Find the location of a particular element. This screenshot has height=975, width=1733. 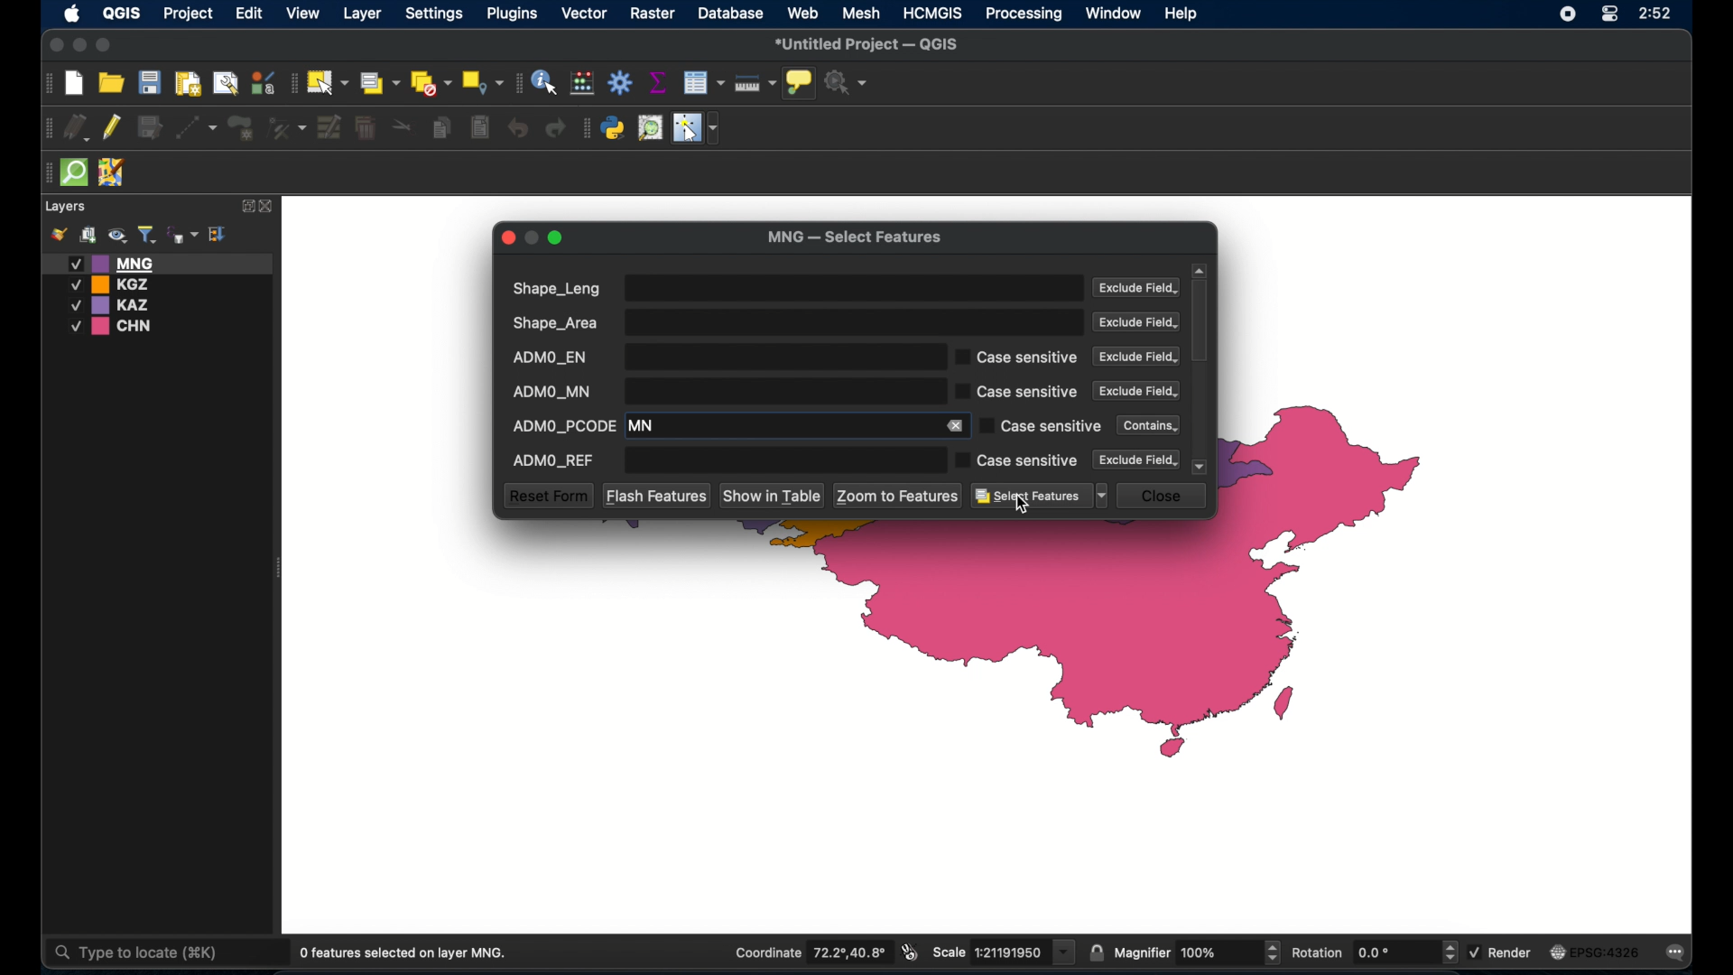

print layout is located at coordinates (187, 82).